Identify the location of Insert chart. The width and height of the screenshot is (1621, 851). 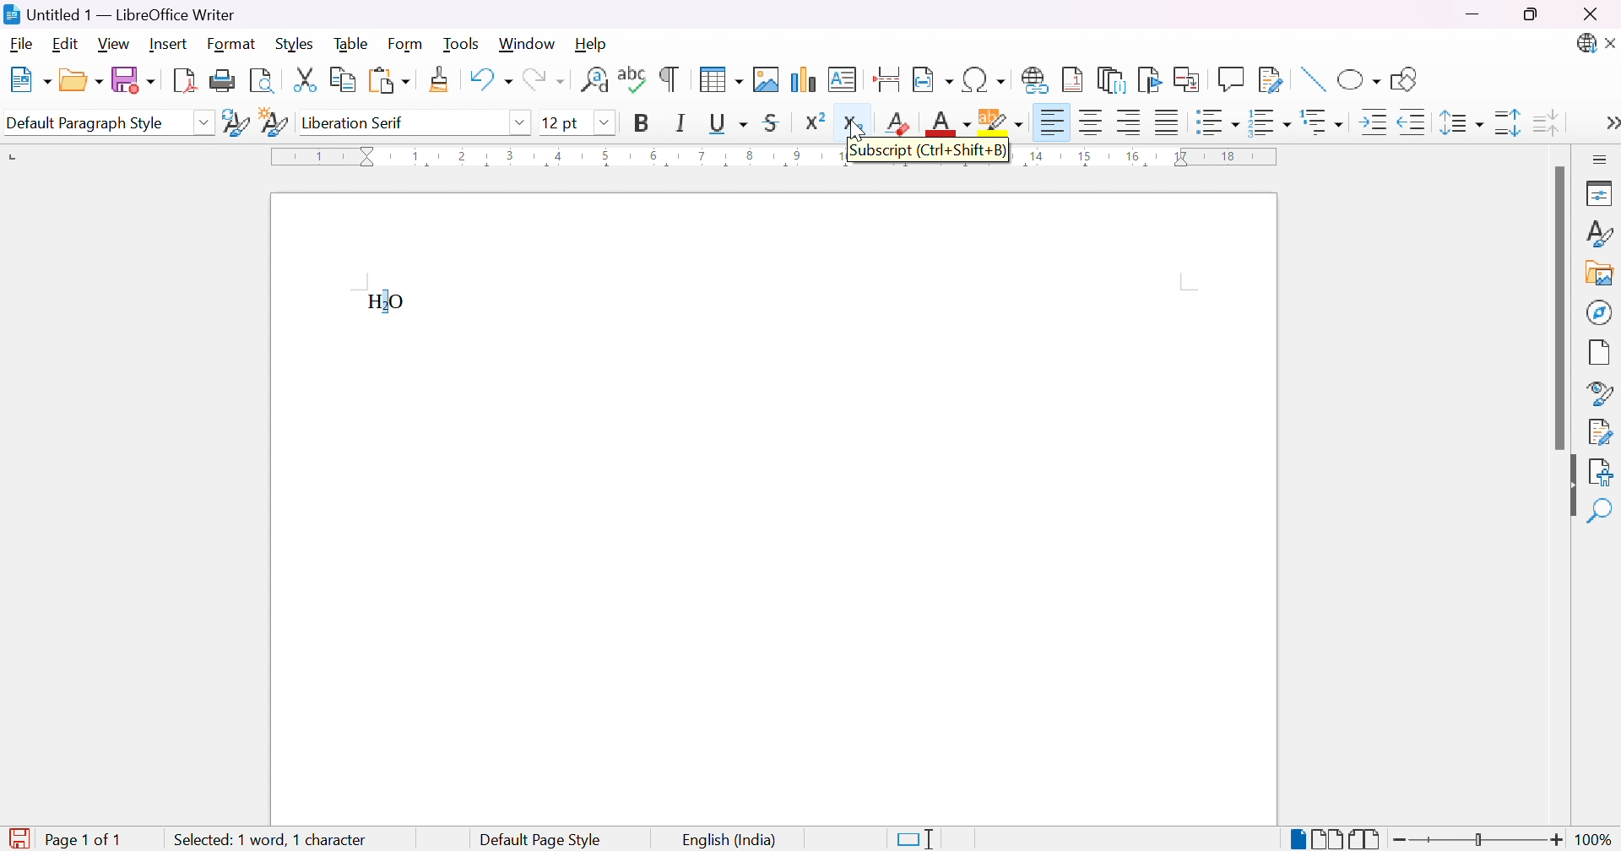
(805, 81).